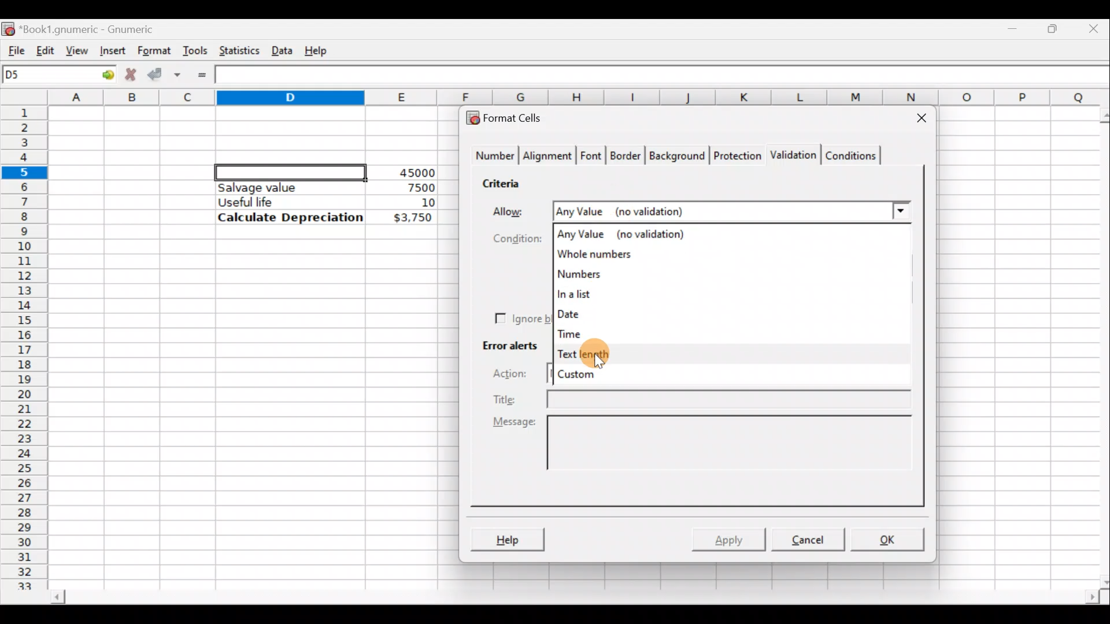 The height and width of the screenshot is (624, 1110). I want to click on 45000, so click(413, 173).